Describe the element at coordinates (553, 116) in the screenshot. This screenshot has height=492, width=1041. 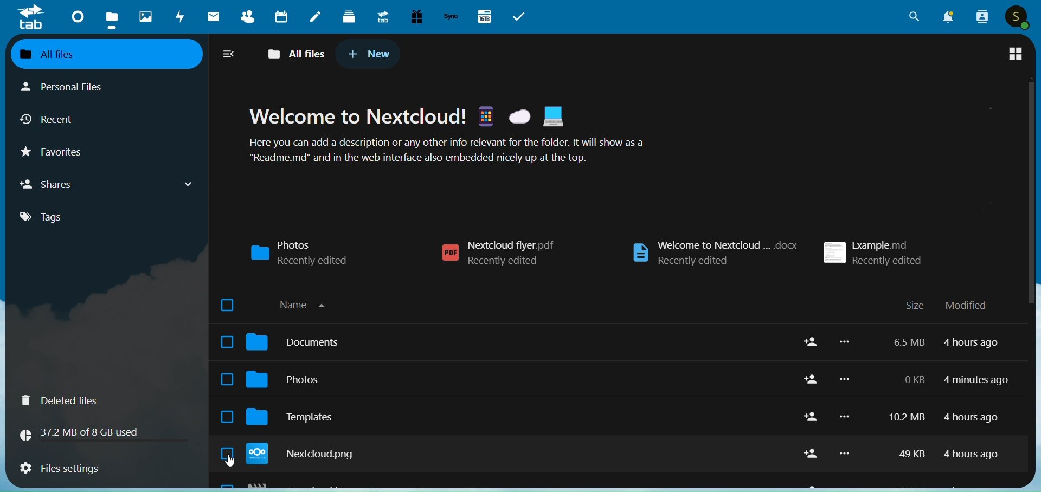
I see `Laptop emoji` at that location.